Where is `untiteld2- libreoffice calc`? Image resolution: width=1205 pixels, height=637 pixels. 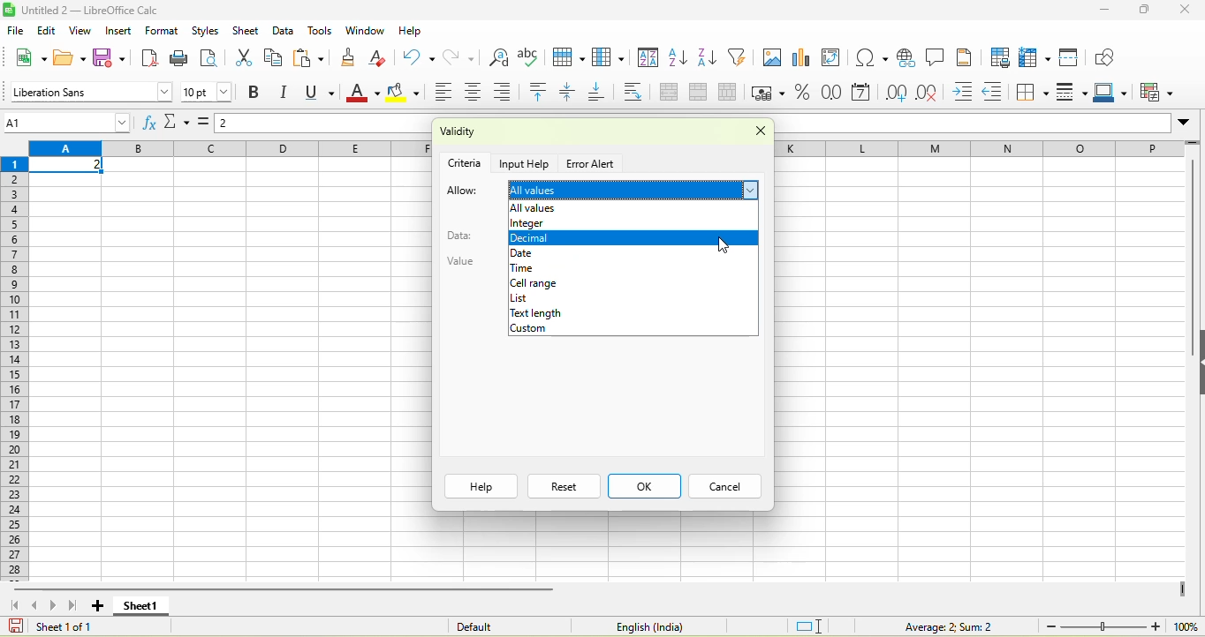 untiteld2- libreoffice calc is located at coordinates (102, 10).